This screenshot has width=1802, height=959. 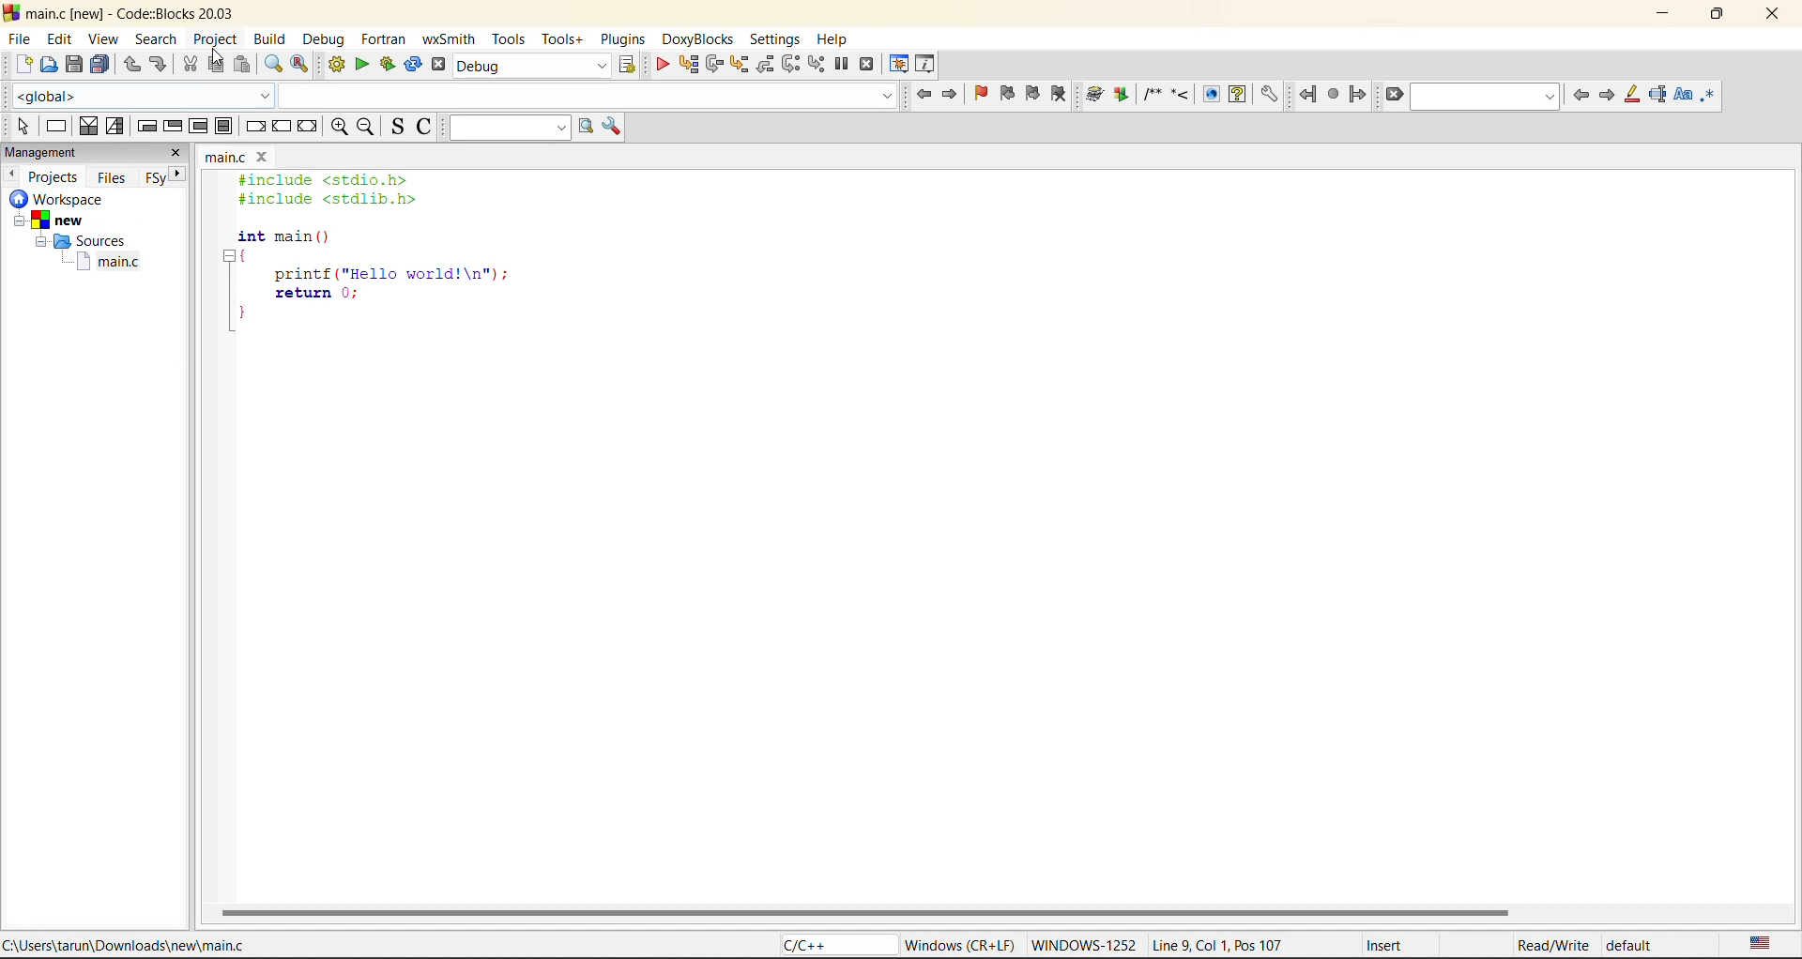 What do you see at coordinates (953, 95) in the screenshot?
I see `jump forward` at bounding box center [953, 95].